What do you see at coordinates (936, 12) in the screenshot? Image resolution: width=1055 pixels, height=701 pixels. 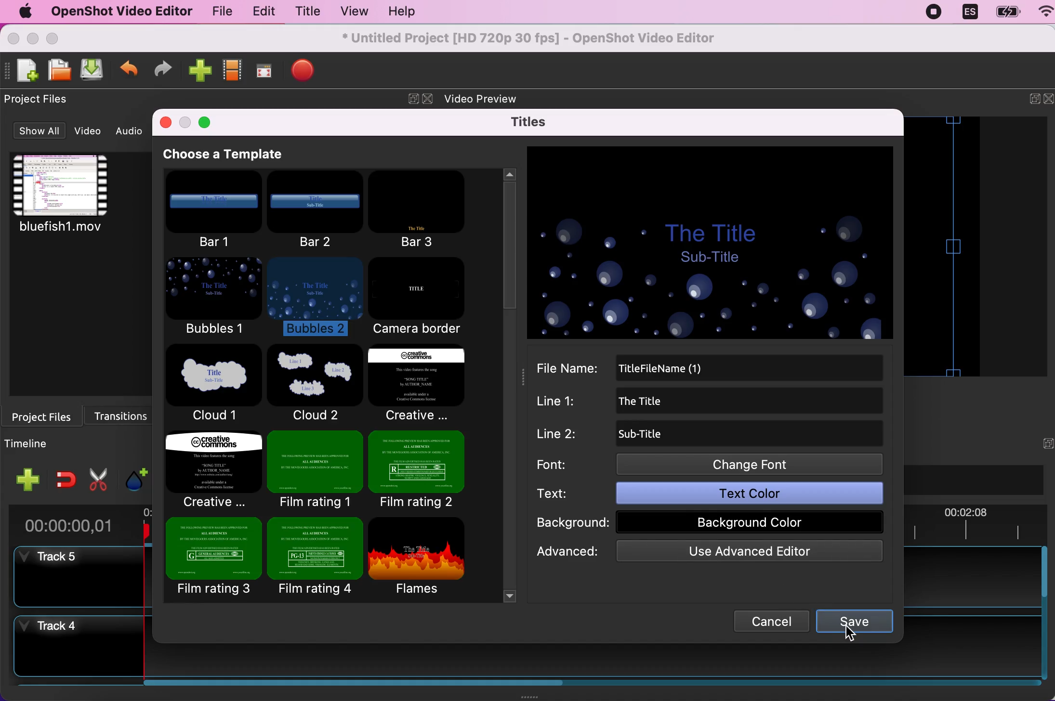 I see `recording stopped` at bounding box center [936, 12].